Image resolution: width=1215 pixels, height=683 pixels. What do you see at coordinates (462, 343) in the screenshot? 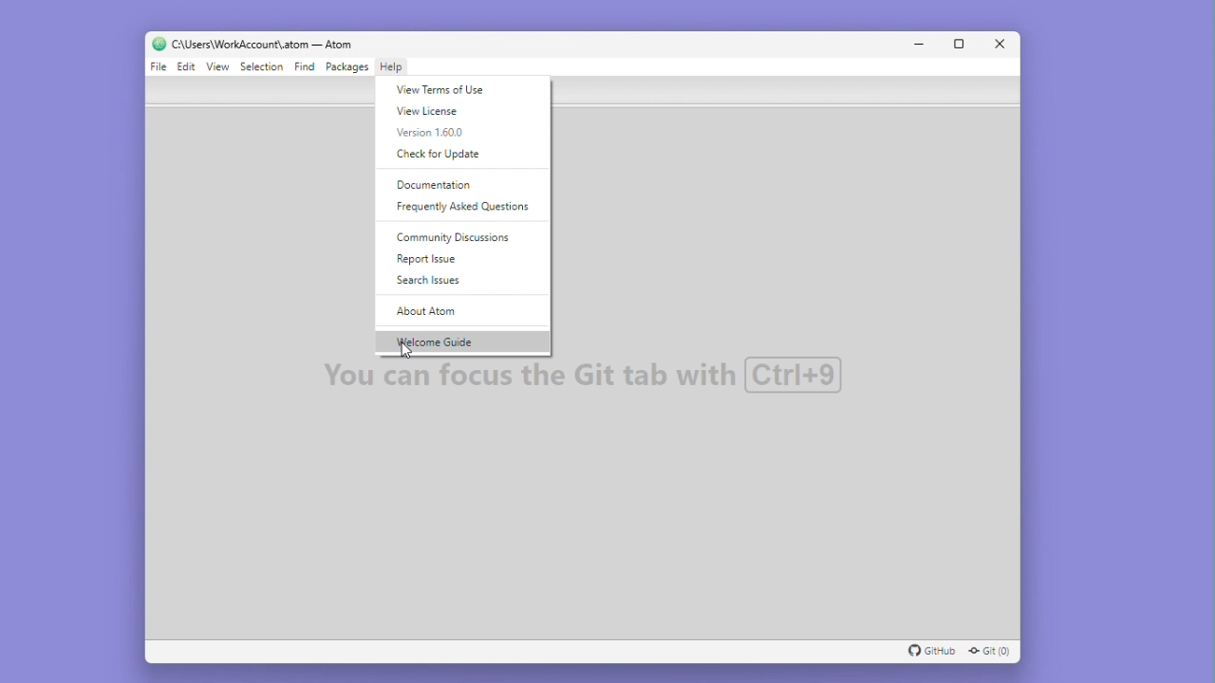
I see `Welcome guide` at bounding box center [462, 343].